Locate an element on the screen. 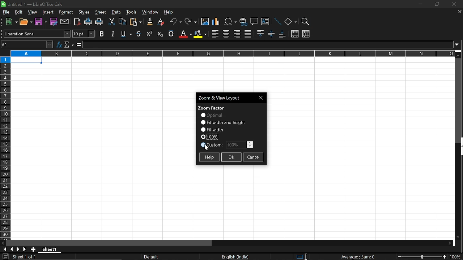 This screenshot has width=463, height=260. sheet name is located at coordinates (51, 249).